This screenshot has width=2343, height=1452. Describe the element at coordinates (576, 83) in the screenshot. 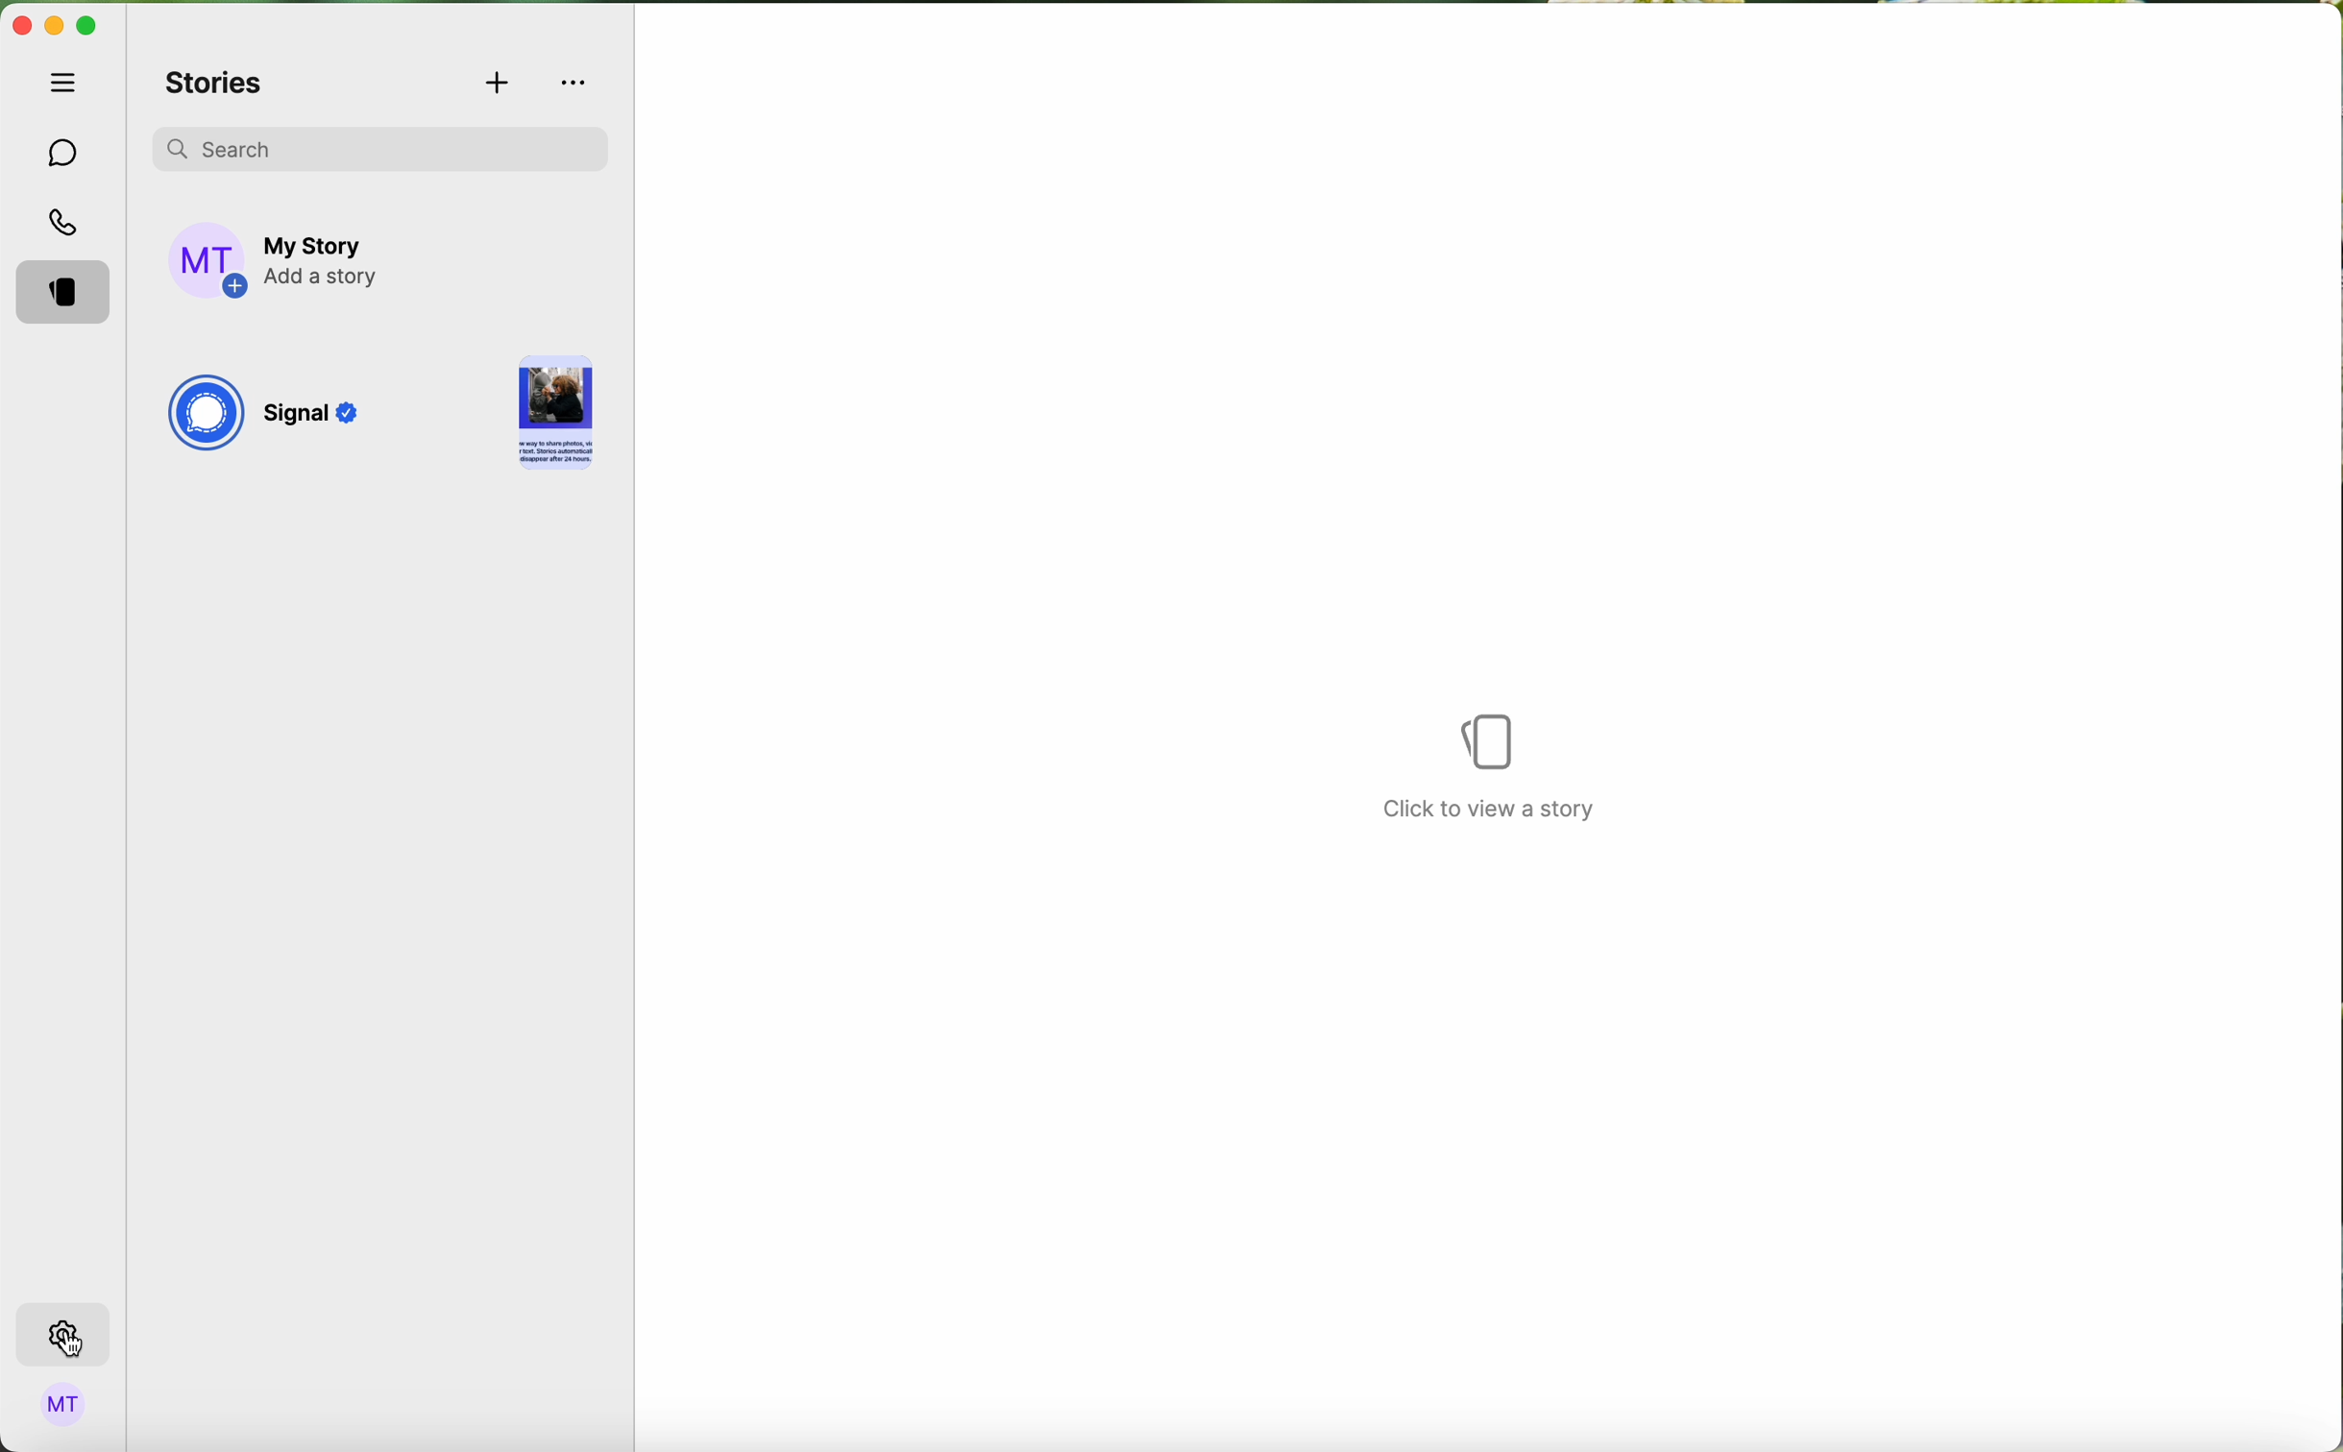

I see `more options` at that location.